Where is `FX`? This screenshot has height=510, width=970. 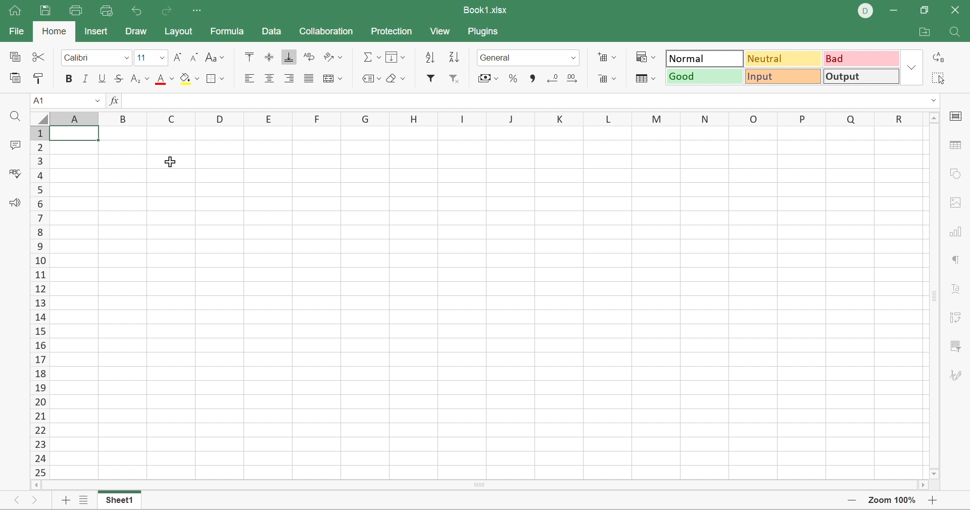
FX is located at coordinates (116, 101).